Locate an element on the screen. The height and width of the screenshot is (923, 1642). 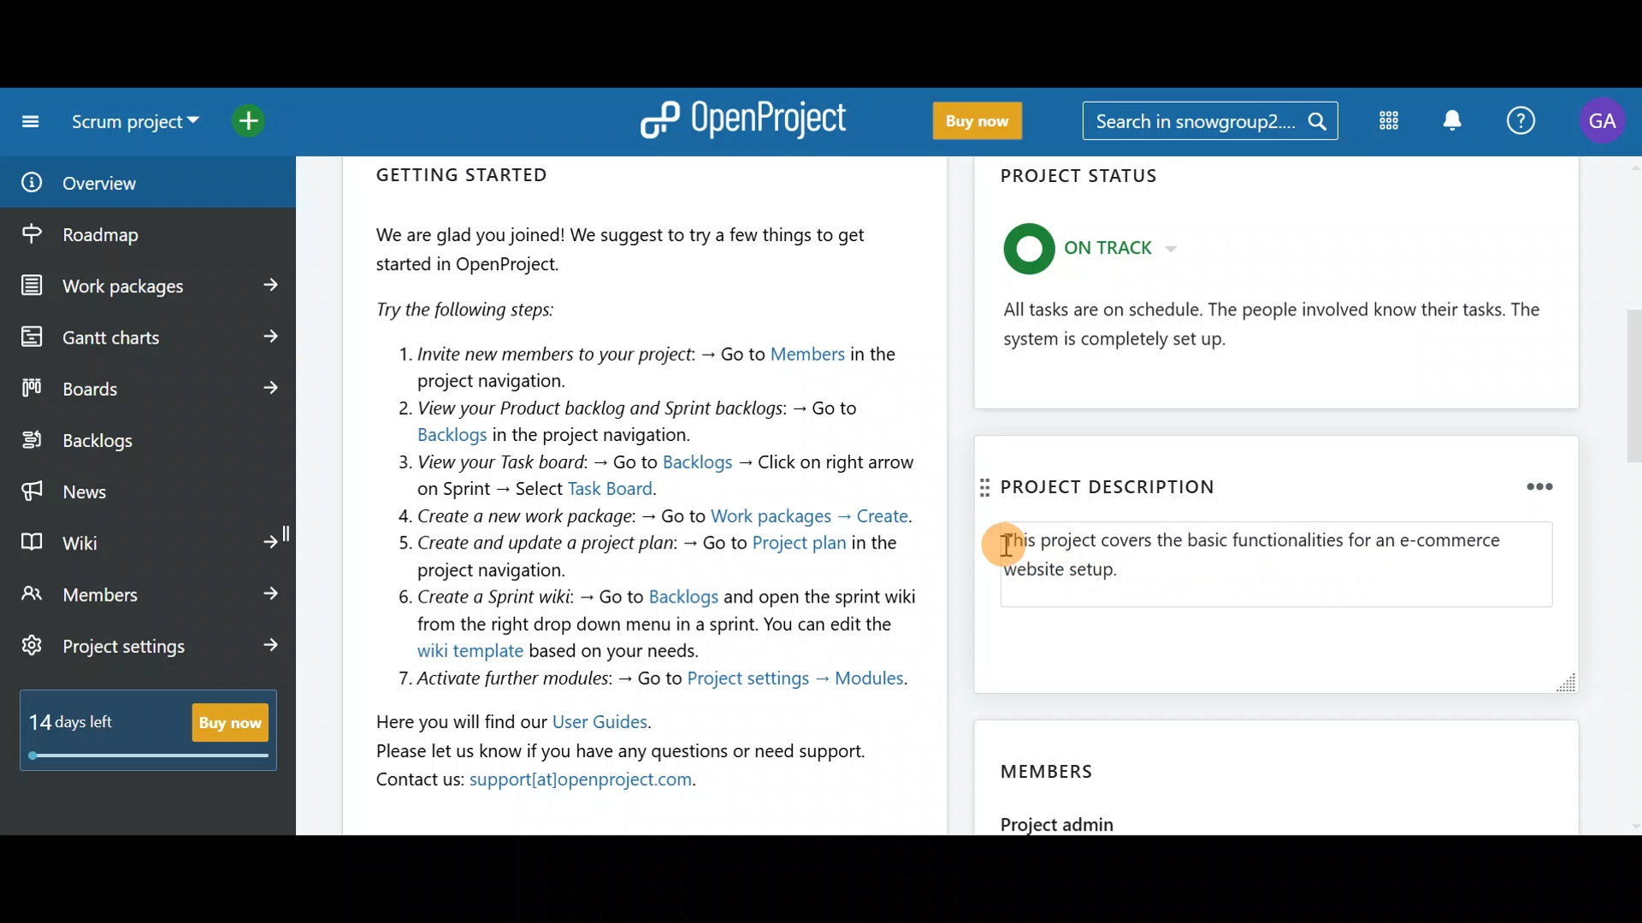
Collapse project menu is located at coordinates (27, 121).